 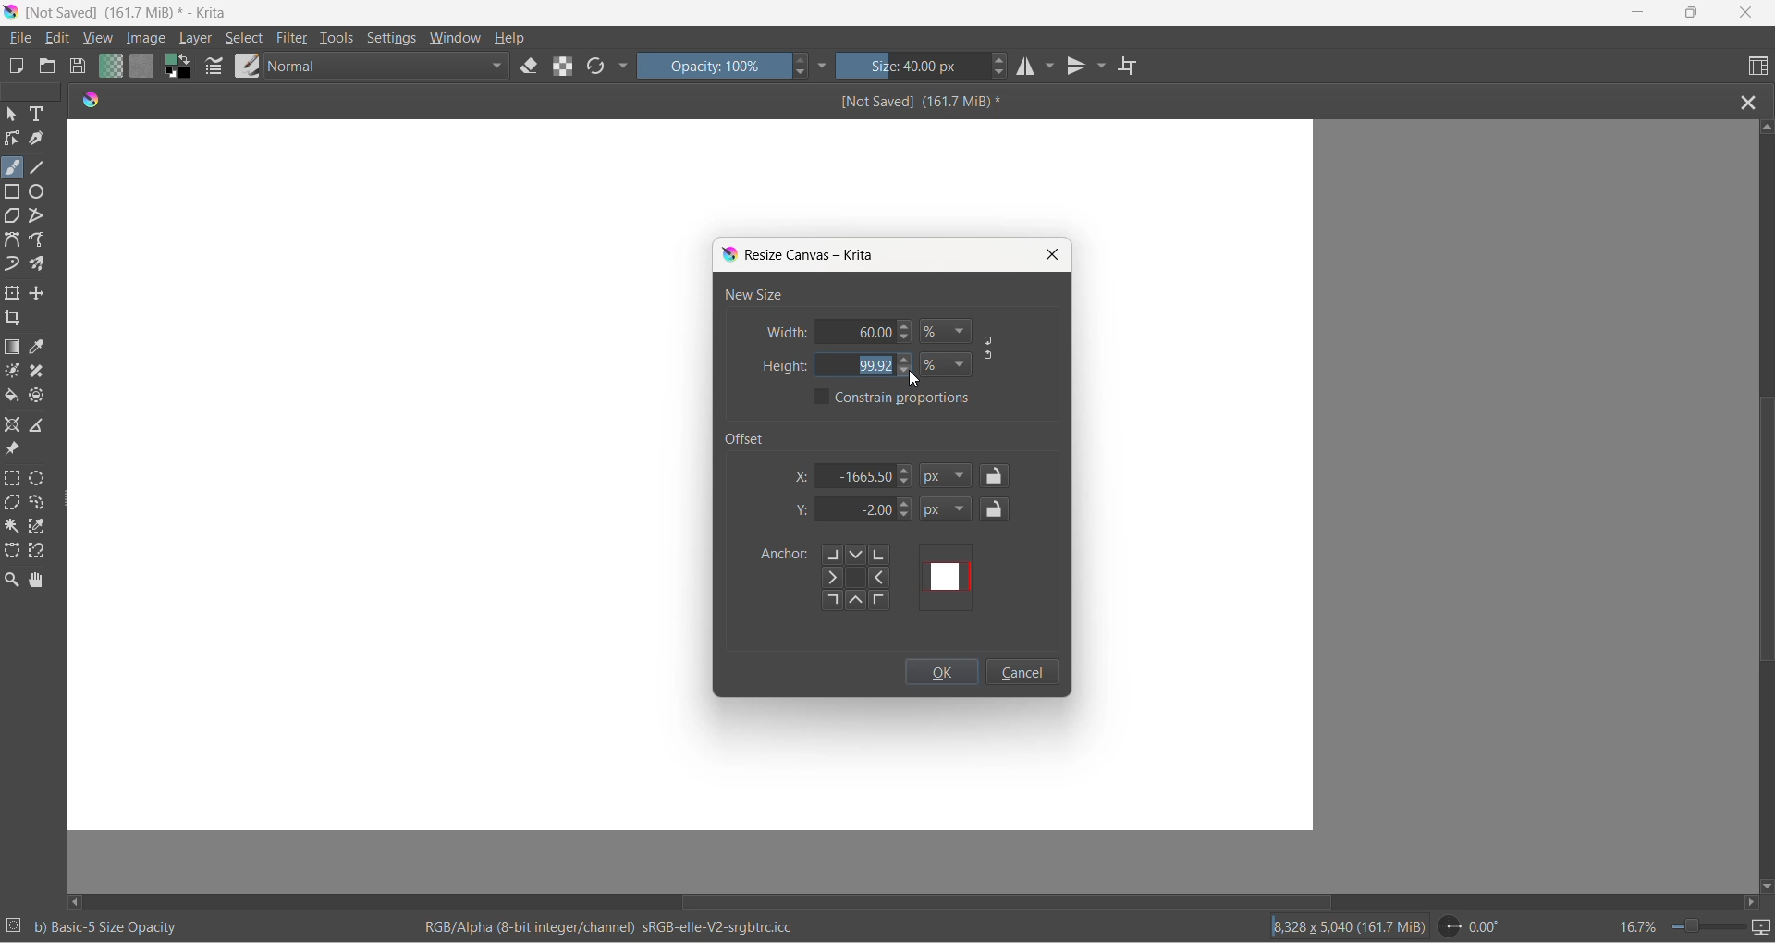 What do you see at coordinates (41, 553) in the screenshot?
I see `magnetic curve selection tool` at bounding box center [41, 553].